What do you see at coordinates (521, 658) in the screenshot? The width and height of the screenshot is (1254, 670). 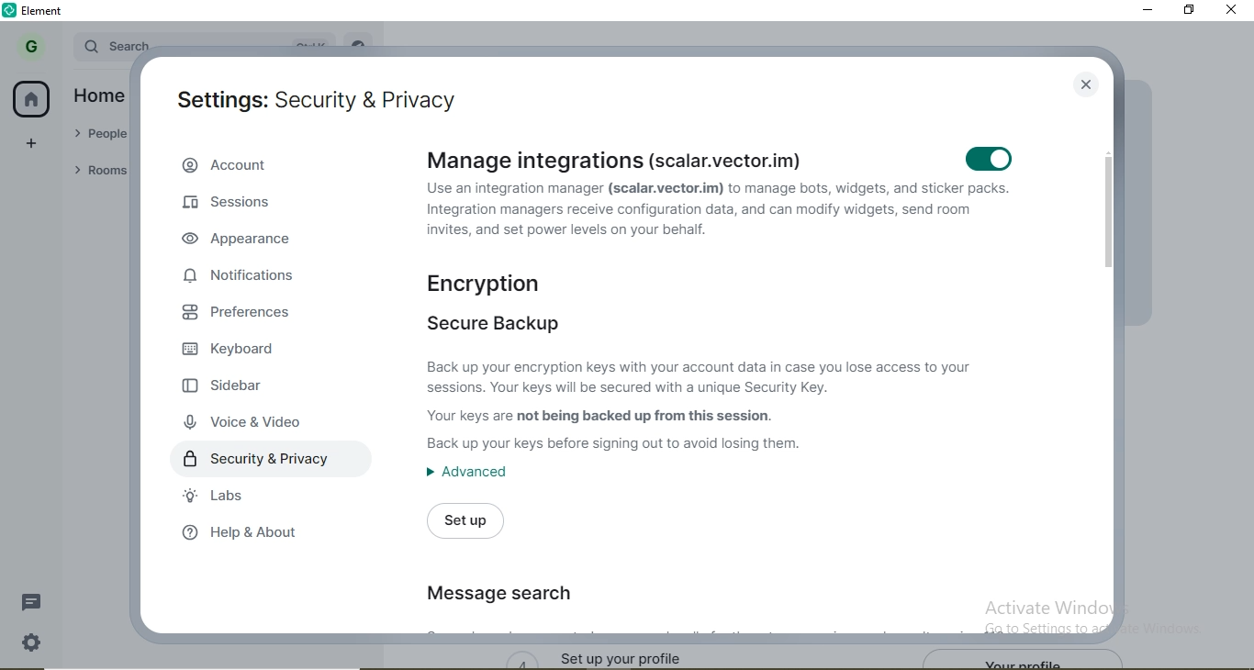 I see `4` at bounding box center [521, 658].